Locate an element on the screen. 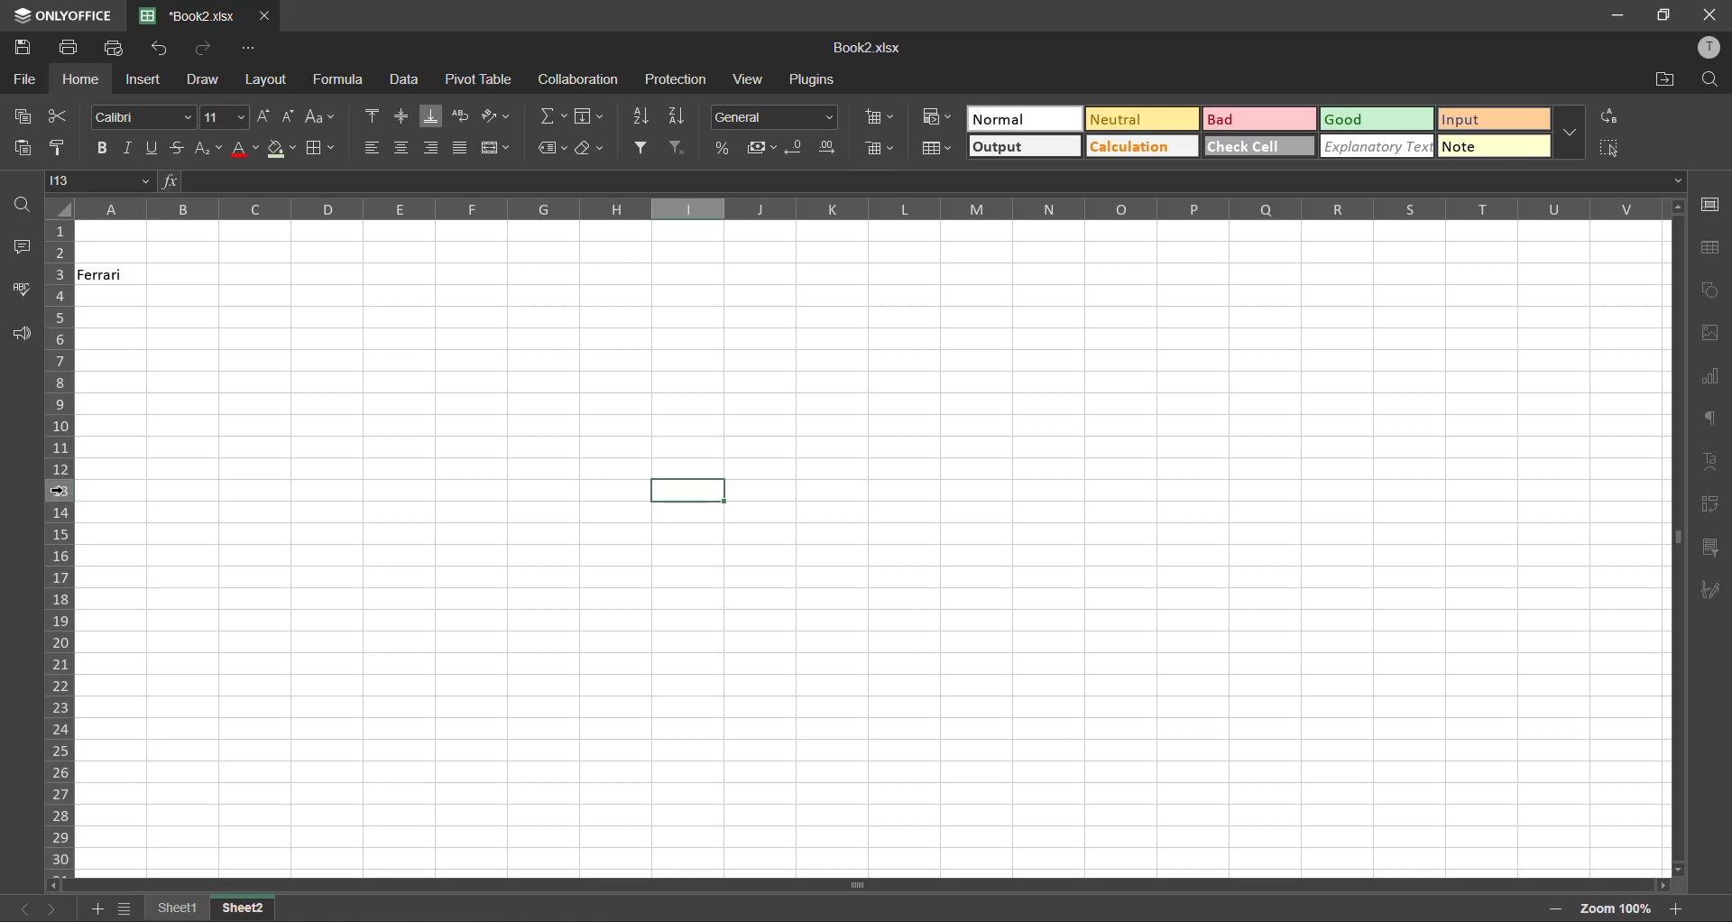 This screenshot has height=922, width=1732. font style is located at coordinates (140, 118).